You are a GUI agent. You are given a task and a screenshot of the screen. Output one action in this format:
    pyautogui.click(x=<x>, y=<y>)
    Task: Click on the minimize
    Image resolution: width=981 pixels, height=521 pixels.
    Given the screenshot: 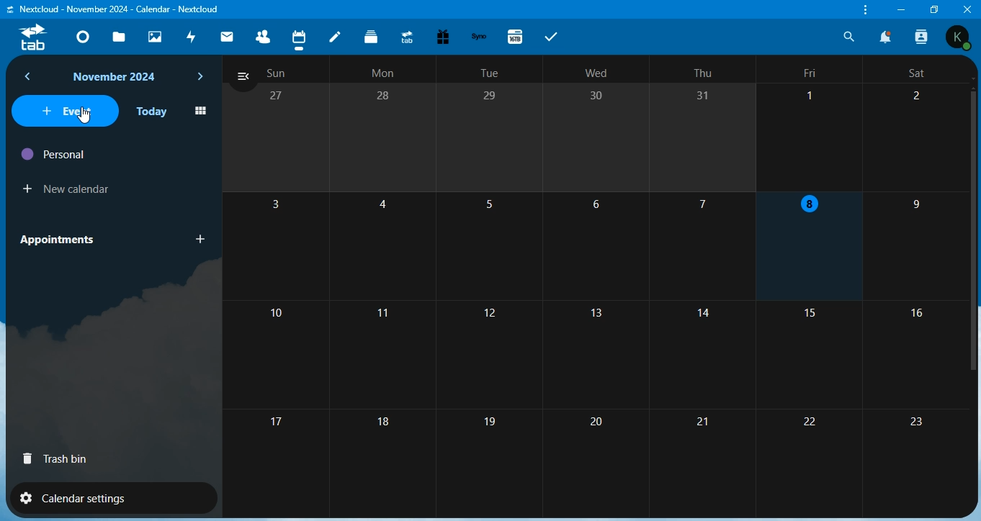 What is the action you would take?
    pyautogui.click(x=903, y=11)
    